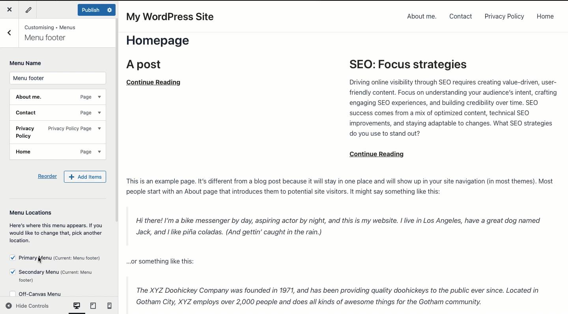 This screenshot has width=568, height=314. Describe the element at coordinates (55, 32) in the screenshot. I see `You are customizing ` at that location.